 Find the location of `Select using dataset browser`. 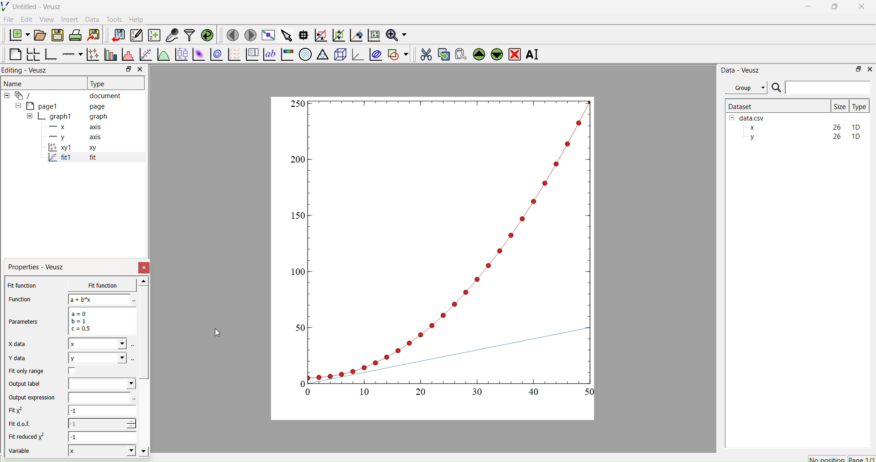

Select using dataset browser is located at coordinates (133, 359).